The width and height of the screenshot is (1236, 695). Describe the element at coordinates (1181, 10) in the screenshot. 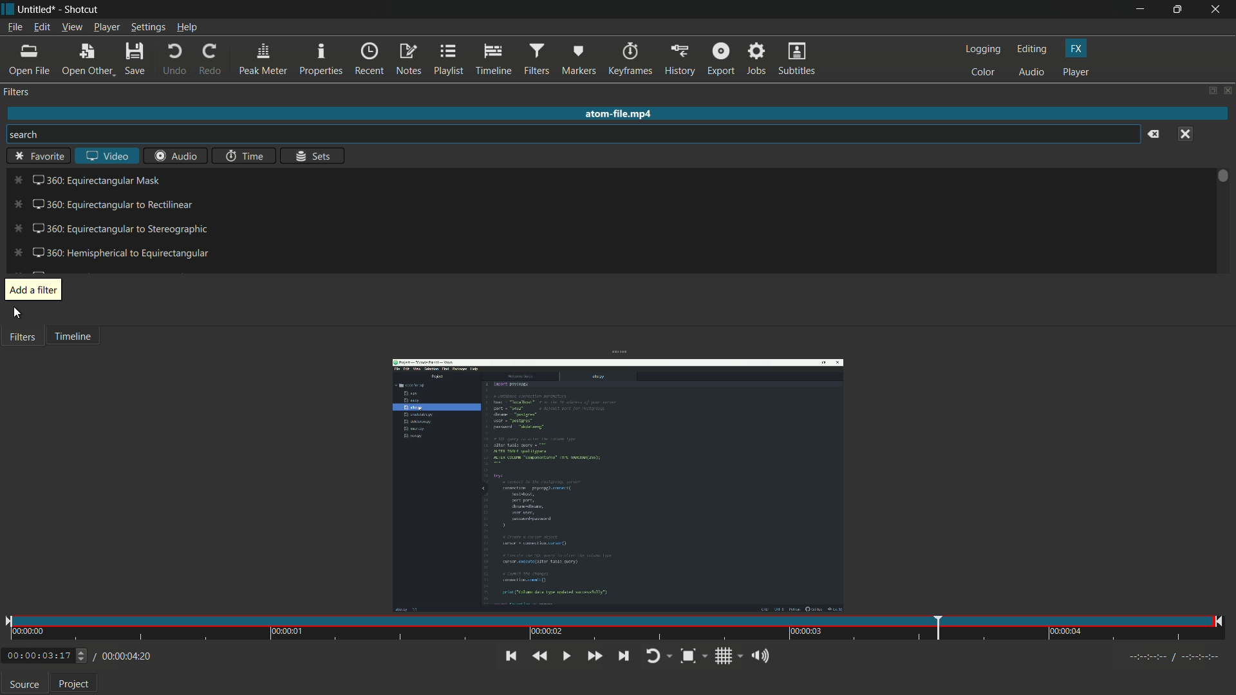

I see `maximize` at that location.